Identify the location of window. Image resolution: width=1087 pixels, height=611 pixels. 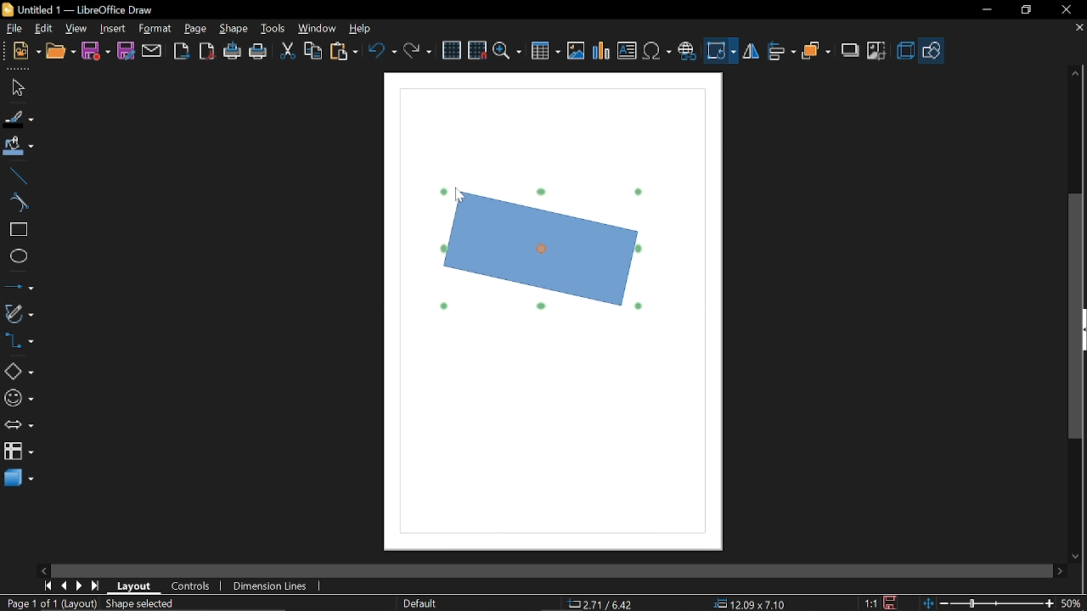
(318, 31).